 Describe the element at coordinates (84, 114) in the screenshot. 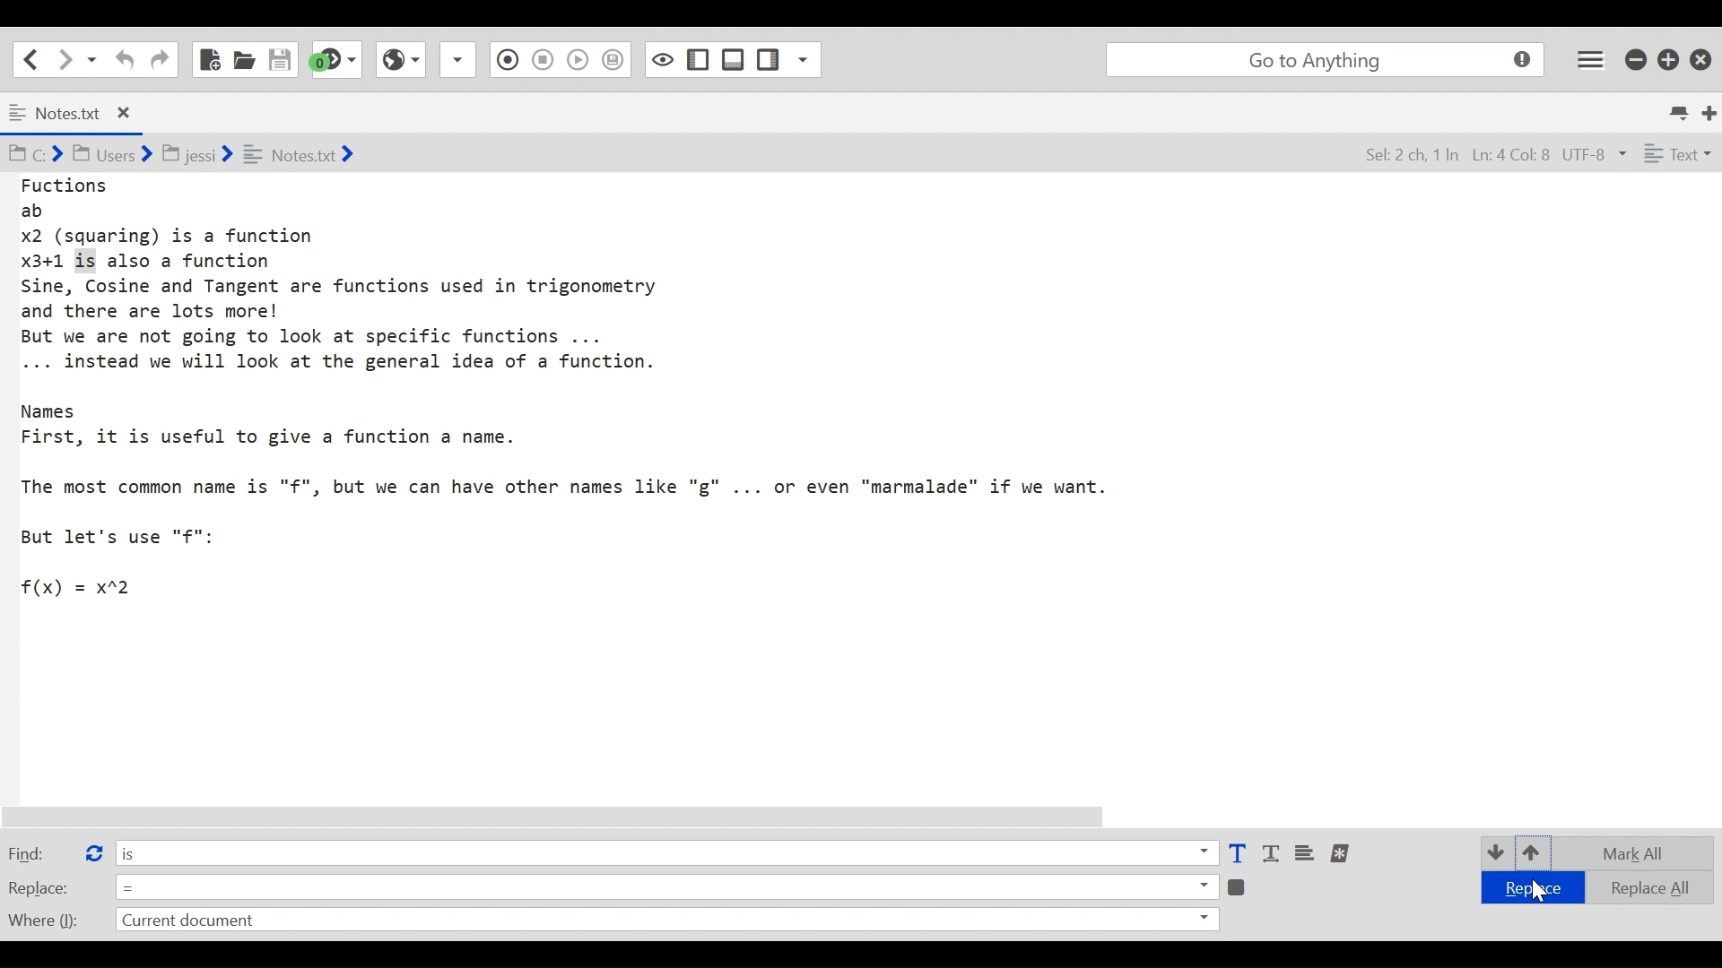

I see `Notes.txt` at that location.